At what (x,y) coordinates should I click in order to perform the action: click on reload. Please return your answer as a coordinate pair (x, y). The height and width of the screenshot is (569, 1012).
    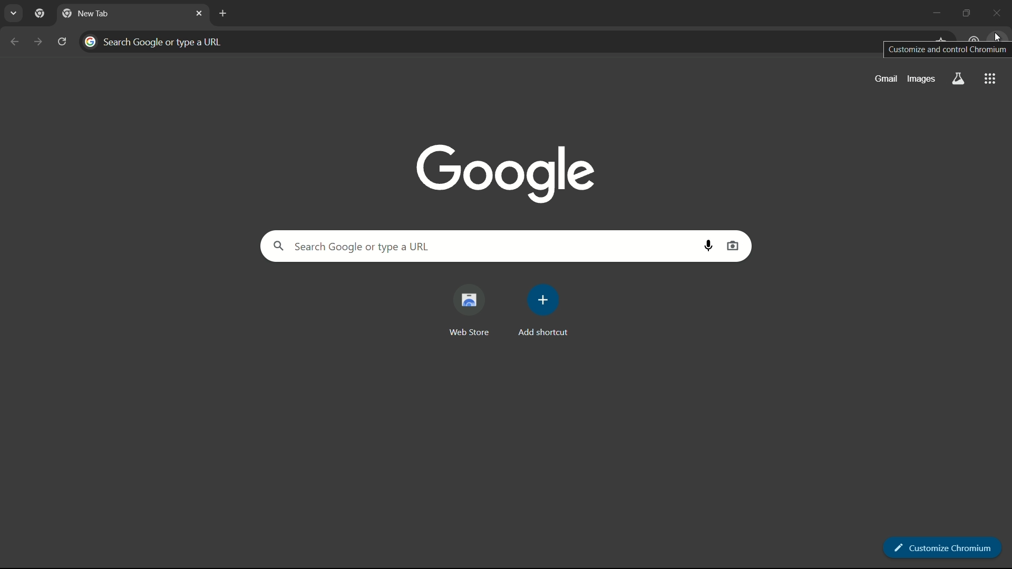
    Looking at the image, I should click on (62, 41).